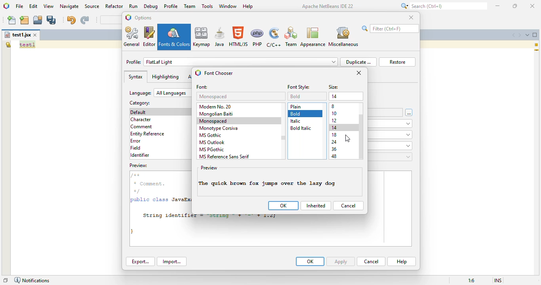  I want to click on file, so click(19, 6).